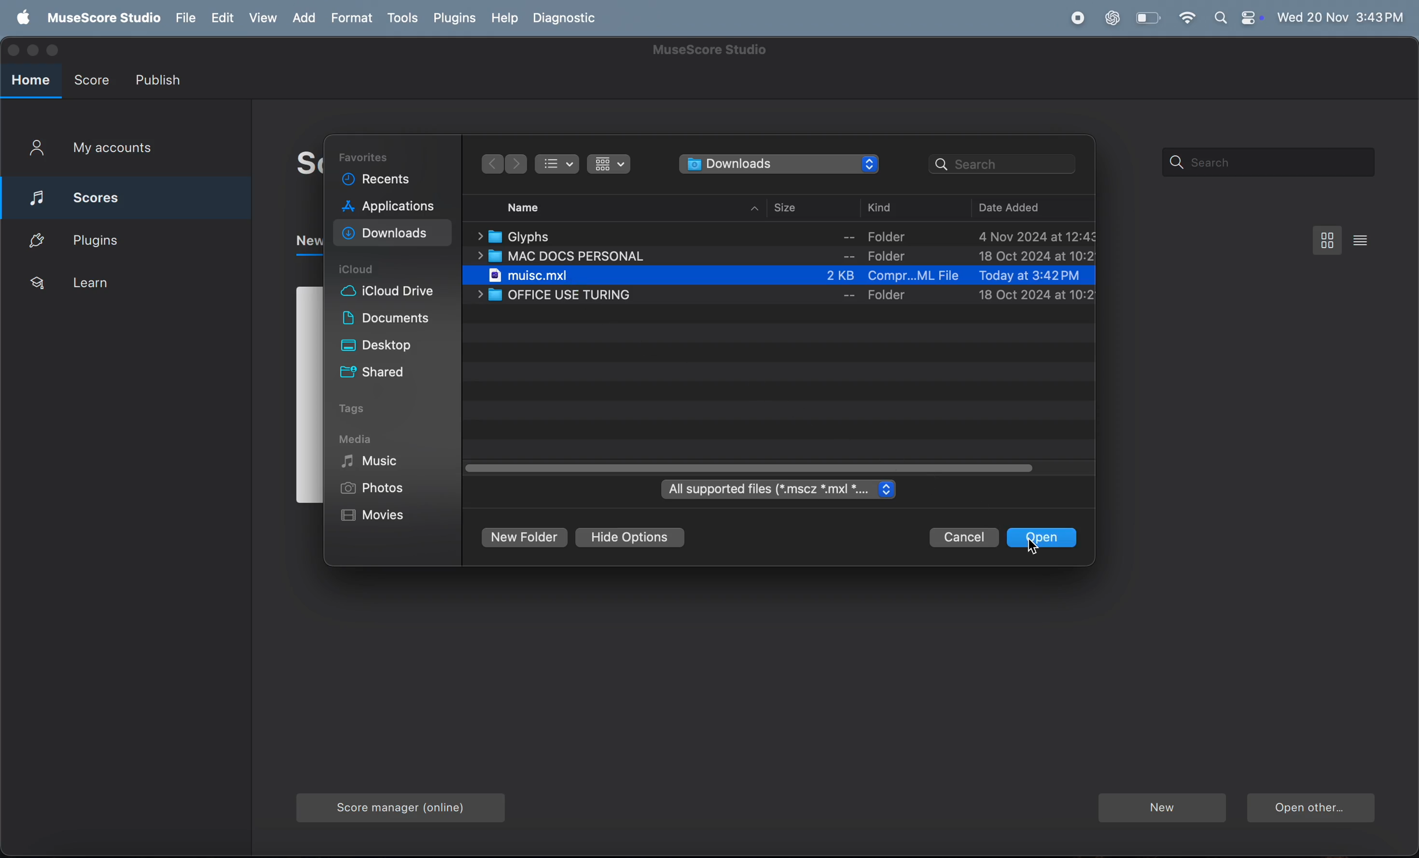 This screenshot has width=1419, height=858. What do you see at coordinates (31, 50) in the screenshot?
I see `minimize` at bounding box center [31, 50].